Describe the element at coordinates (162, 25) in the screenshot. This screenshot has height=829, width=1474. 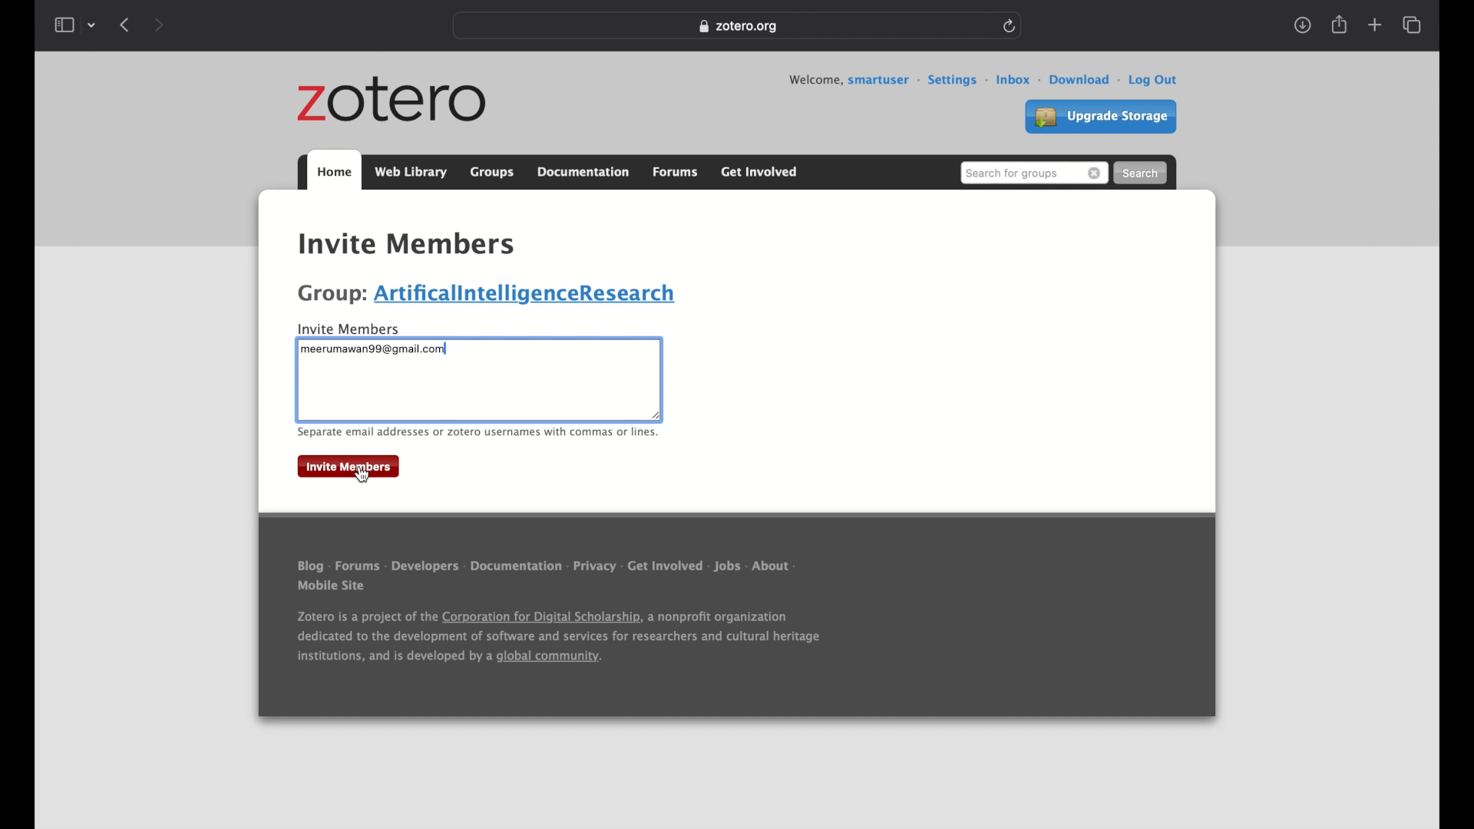
I see `next ` at that location.